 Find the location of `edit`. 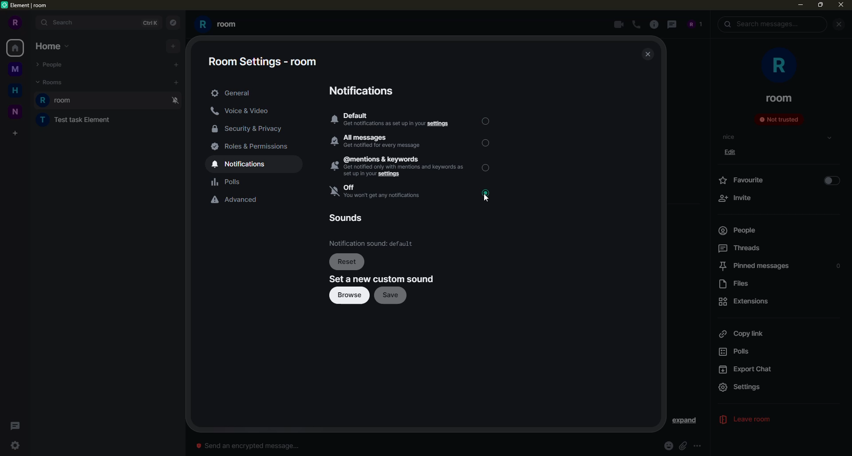

edit is located at coordinates (734, 153).